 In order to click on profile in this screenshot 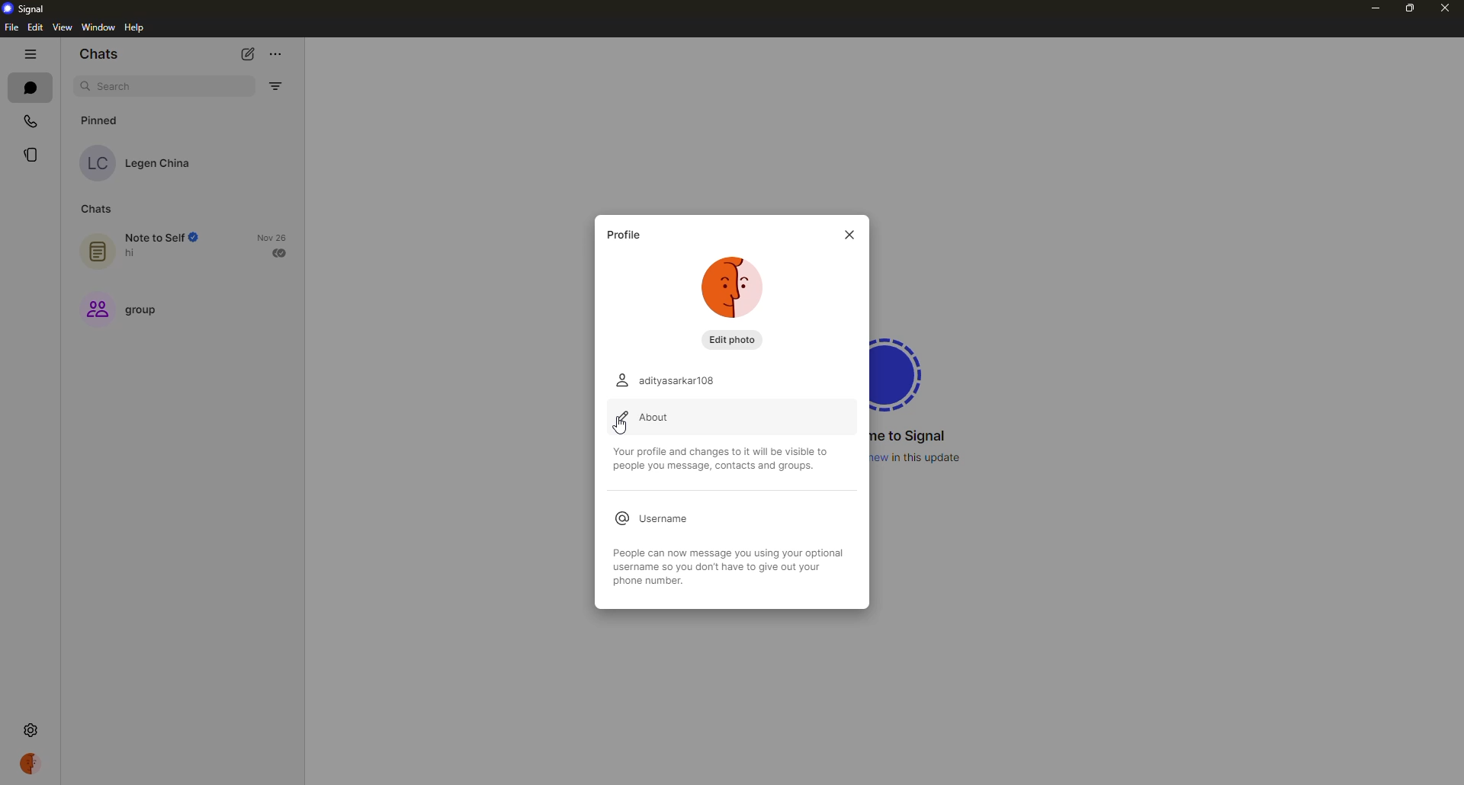, I will do `click(91, 763)`.